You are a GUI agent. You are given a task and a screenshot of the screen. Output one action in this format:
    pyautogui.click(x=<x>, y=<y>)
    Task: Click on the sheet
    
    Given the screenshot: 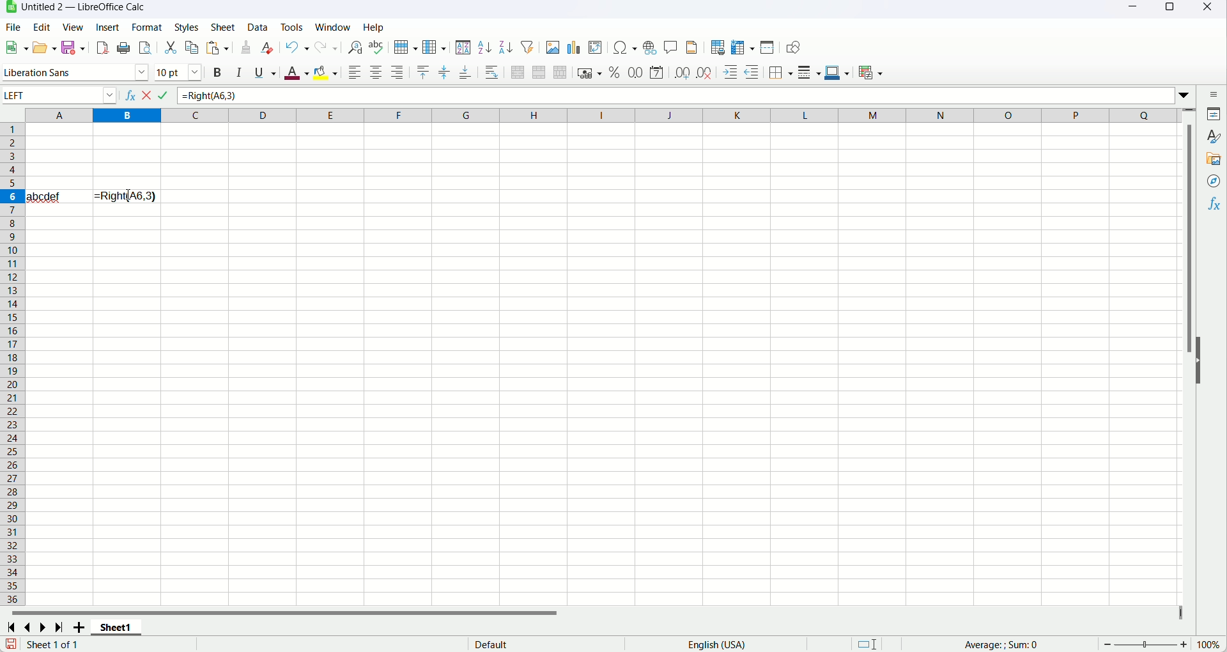 What is the action you would take?
    pyautogui.click(x=223, y=26)
    